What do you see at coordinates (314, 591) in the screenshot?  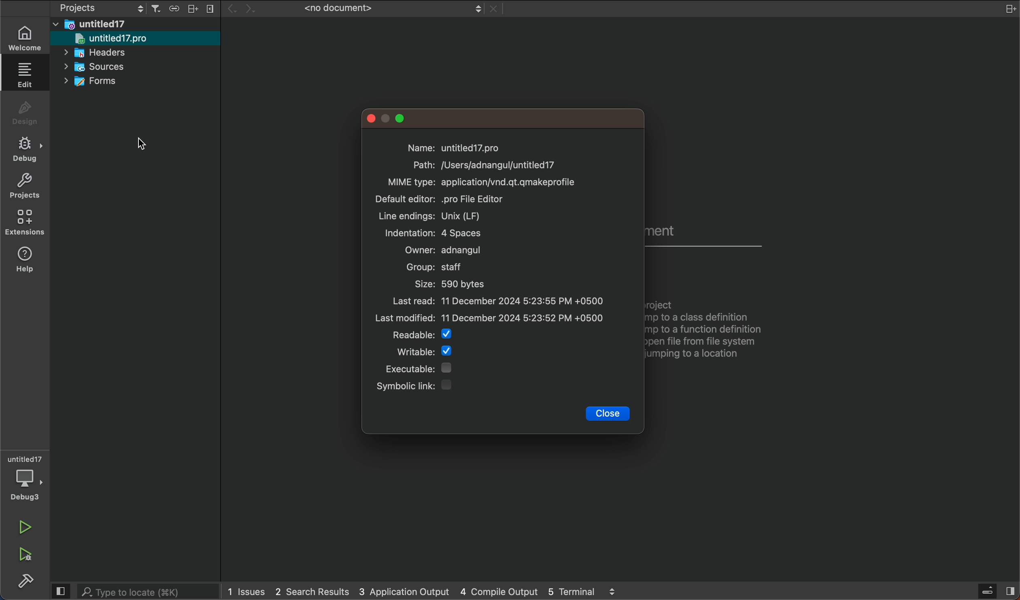 I see `2 search result` at bounding box center [314, 591].